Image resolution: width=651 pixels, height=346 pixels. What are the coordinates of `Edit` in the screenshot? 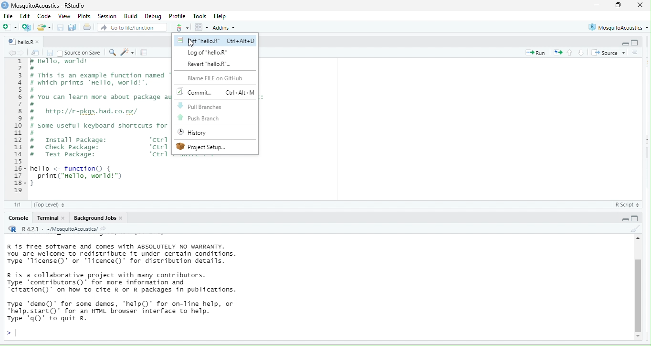 It's located at (25, 16).